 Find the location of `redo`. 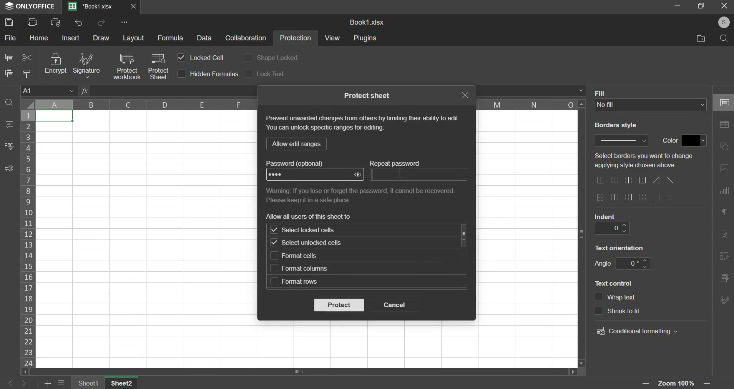

redo is located at coordinates (101, 23).